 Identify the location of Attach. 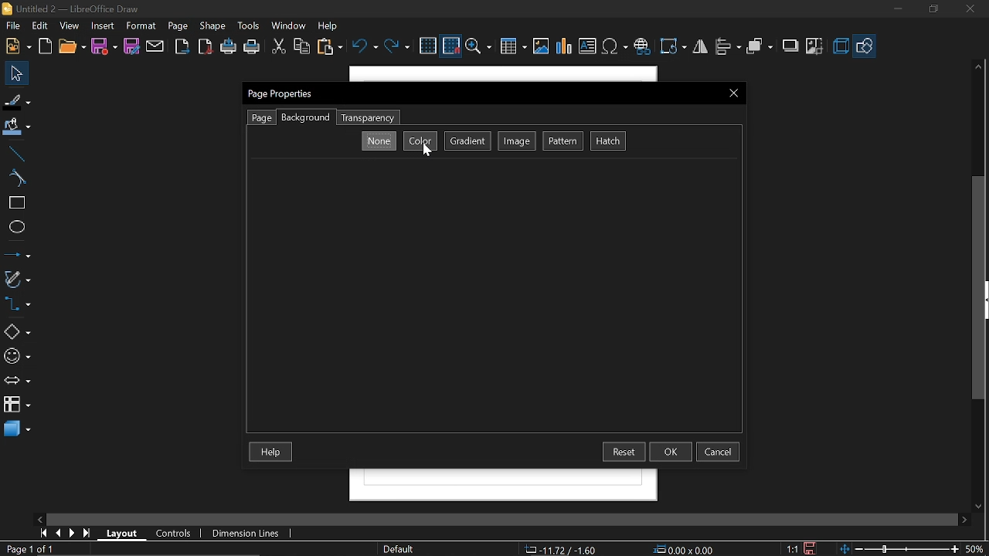
(156, 46).